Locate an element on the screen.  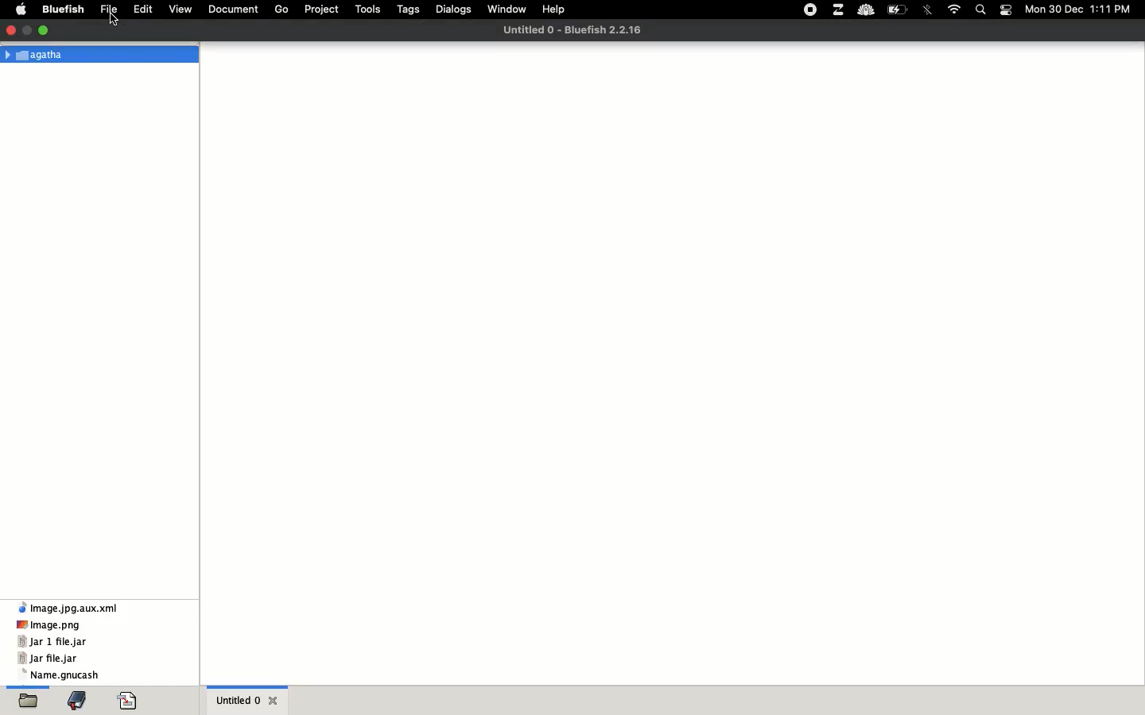
bookmark is located at coordinates (81, 701).